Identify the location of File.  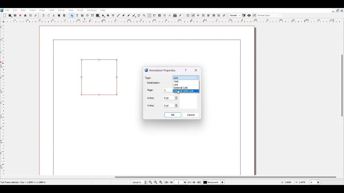
(8, 10).